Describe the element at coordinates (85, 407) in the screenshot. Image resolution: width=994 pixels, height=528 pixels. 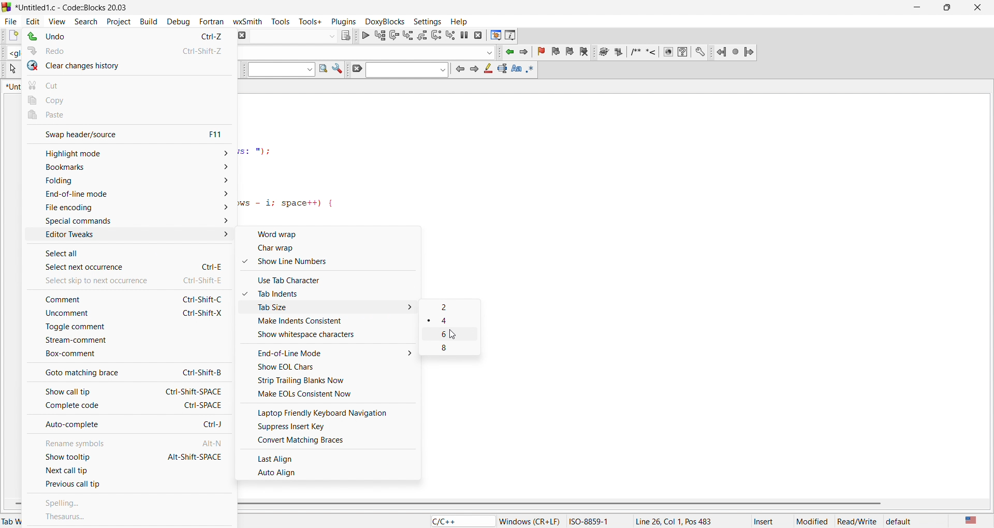
I see `complete code ` at that location.